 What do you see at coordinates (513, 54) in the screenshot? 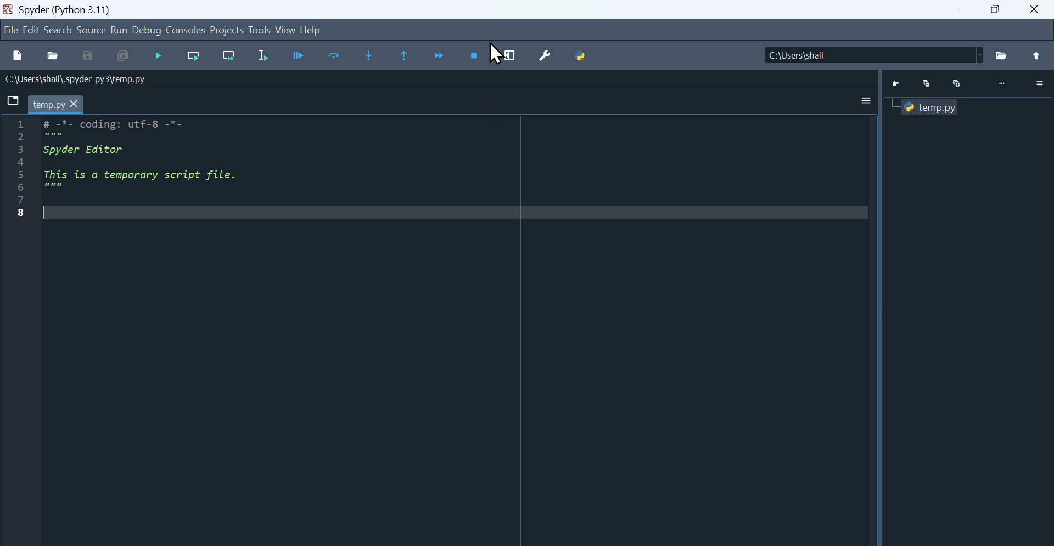
I see `Maximise current window` at bounding box center [513, 54].